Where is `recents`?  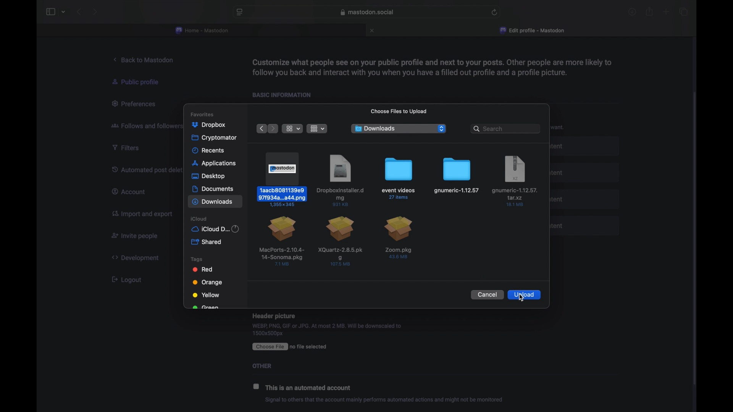 recents is located at coordinates (208, 150).